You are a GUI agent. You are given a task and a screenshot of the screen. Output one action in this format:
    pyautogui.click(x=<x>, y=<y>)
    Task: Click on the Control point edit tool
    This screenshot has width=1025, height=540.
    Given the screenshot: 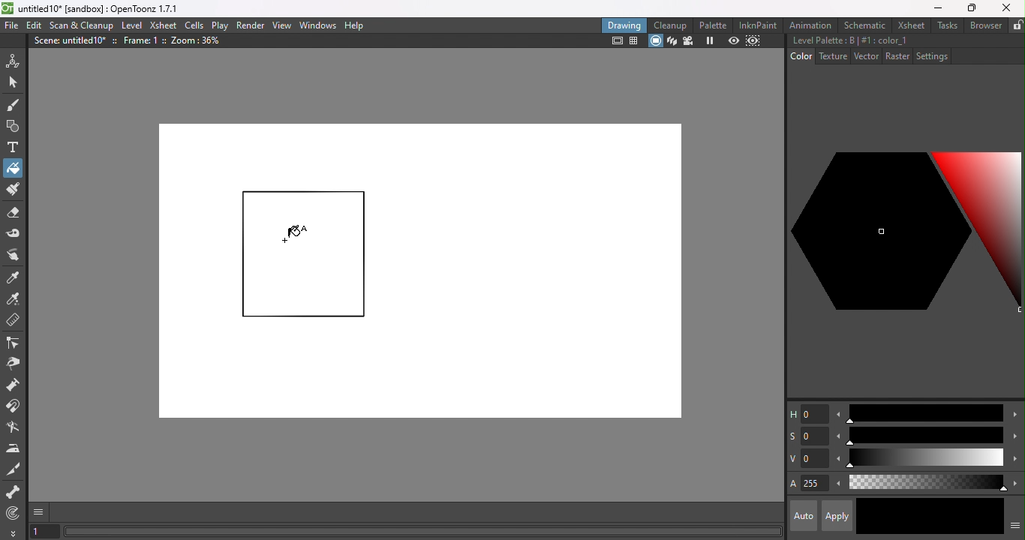 What is the action you would take?
    pyautogui.click(x=15, y=342)
    